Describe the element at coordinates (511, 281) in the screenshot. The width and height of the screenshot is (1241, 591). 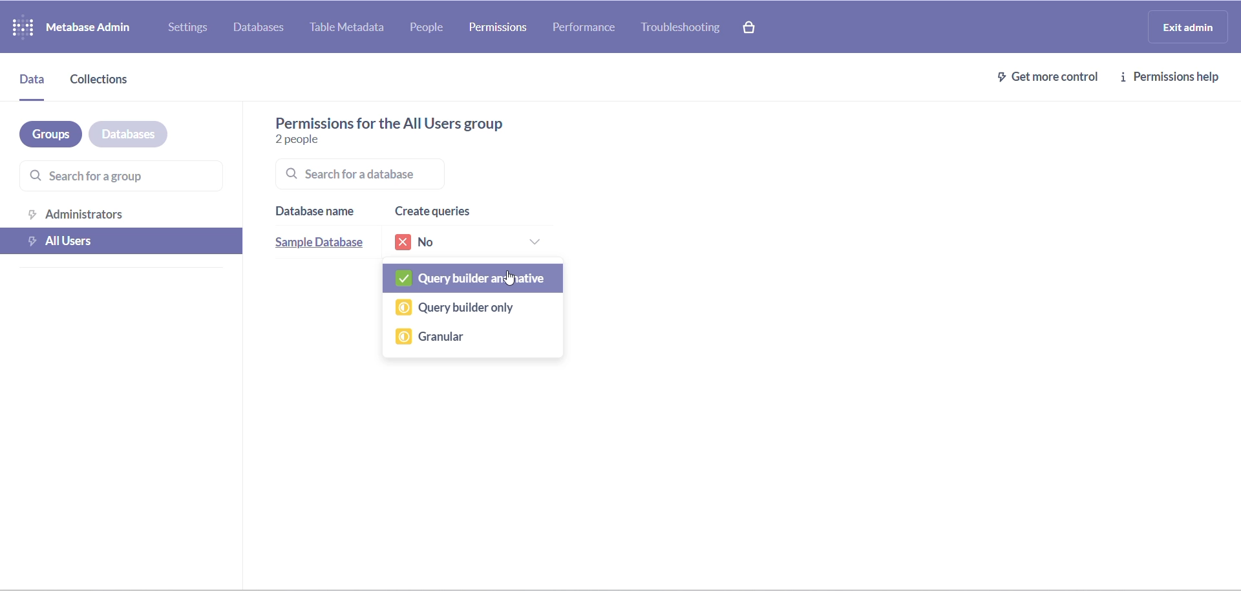
I see `cursor` at that location.